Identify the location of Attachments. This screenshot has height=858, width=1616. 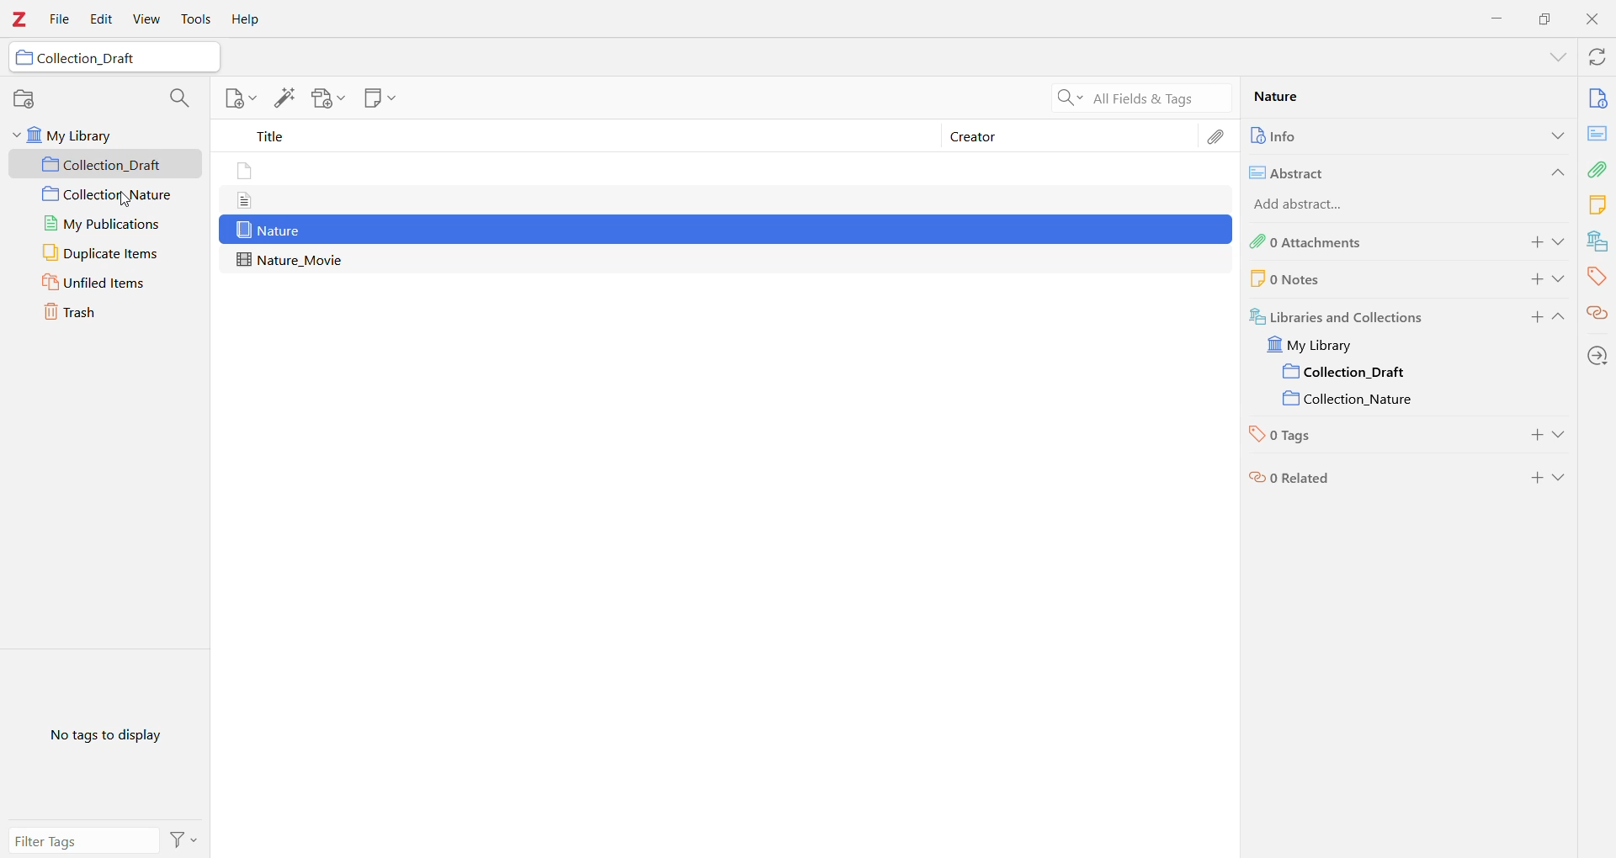
(1217, 135).